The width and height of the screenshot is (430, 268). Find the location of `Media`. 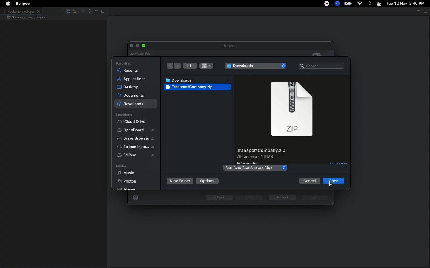

Media is located at coordinates (122, 166).